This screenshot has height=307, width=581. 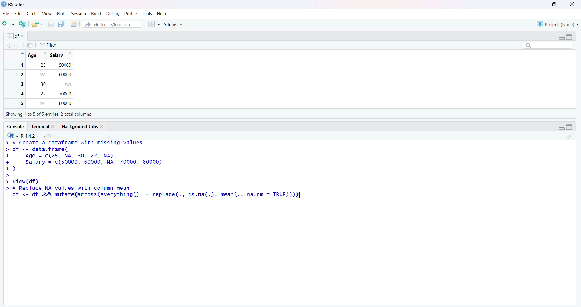 What do you see at coordinates (74, 23) in the screenshot?
I see `Print the current file` at bounding box center [74, 23].